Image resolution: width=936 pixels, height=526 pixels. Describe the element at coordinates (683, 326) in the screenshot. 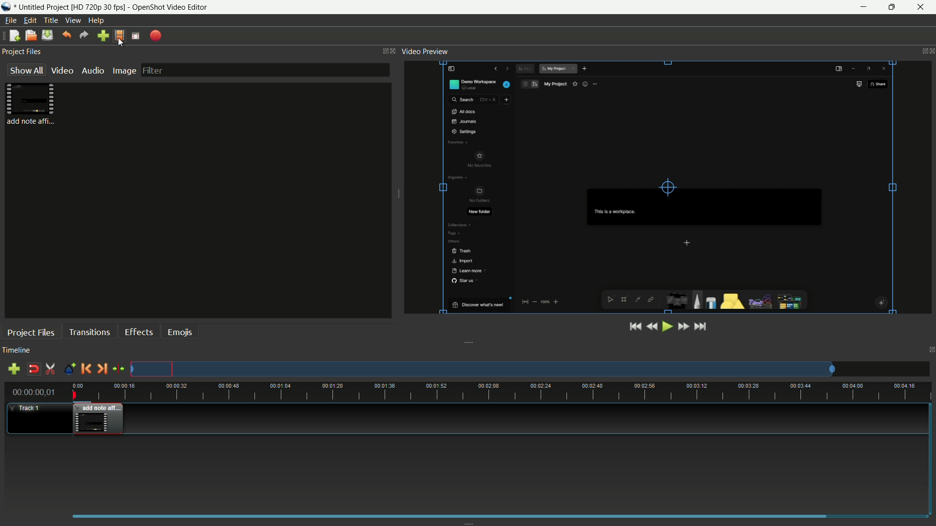

I see `fast forward` at that location.